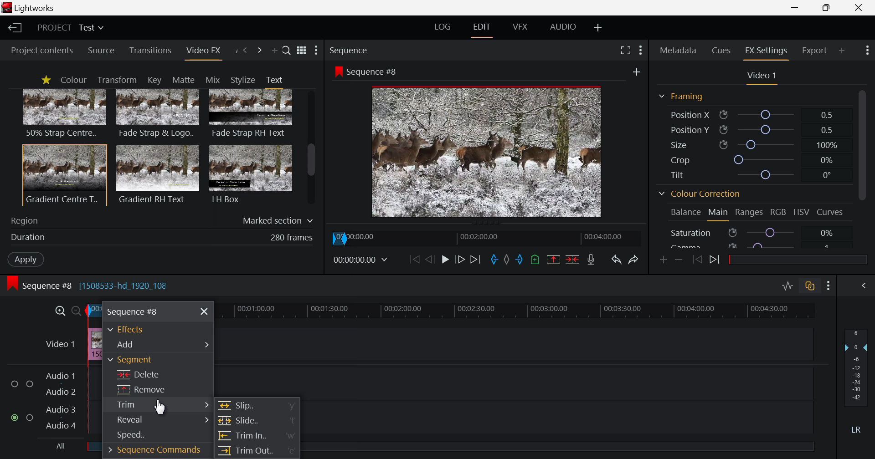  What do you see at coordinates (316, 51) in the screenshot?
I see `Show Settings` at bounding box center [316, 51].